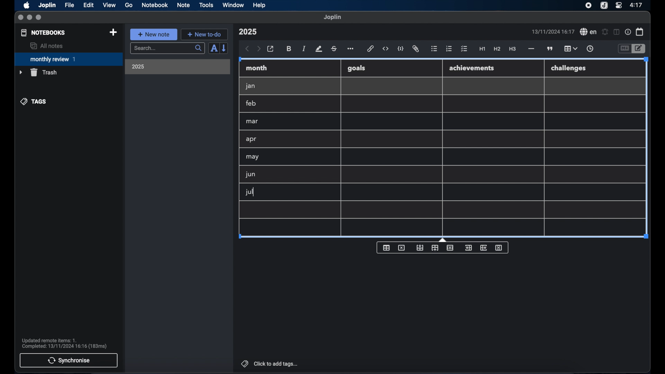  What do you see at coordinates (464, 49) in the screenshot?
I see `check  list` at bounding box center [464, 49].